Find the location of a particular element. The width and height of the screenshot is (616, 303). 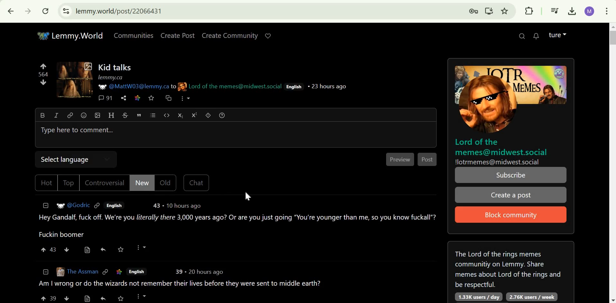

Lemmy.World is located at coordinates (70, 36).